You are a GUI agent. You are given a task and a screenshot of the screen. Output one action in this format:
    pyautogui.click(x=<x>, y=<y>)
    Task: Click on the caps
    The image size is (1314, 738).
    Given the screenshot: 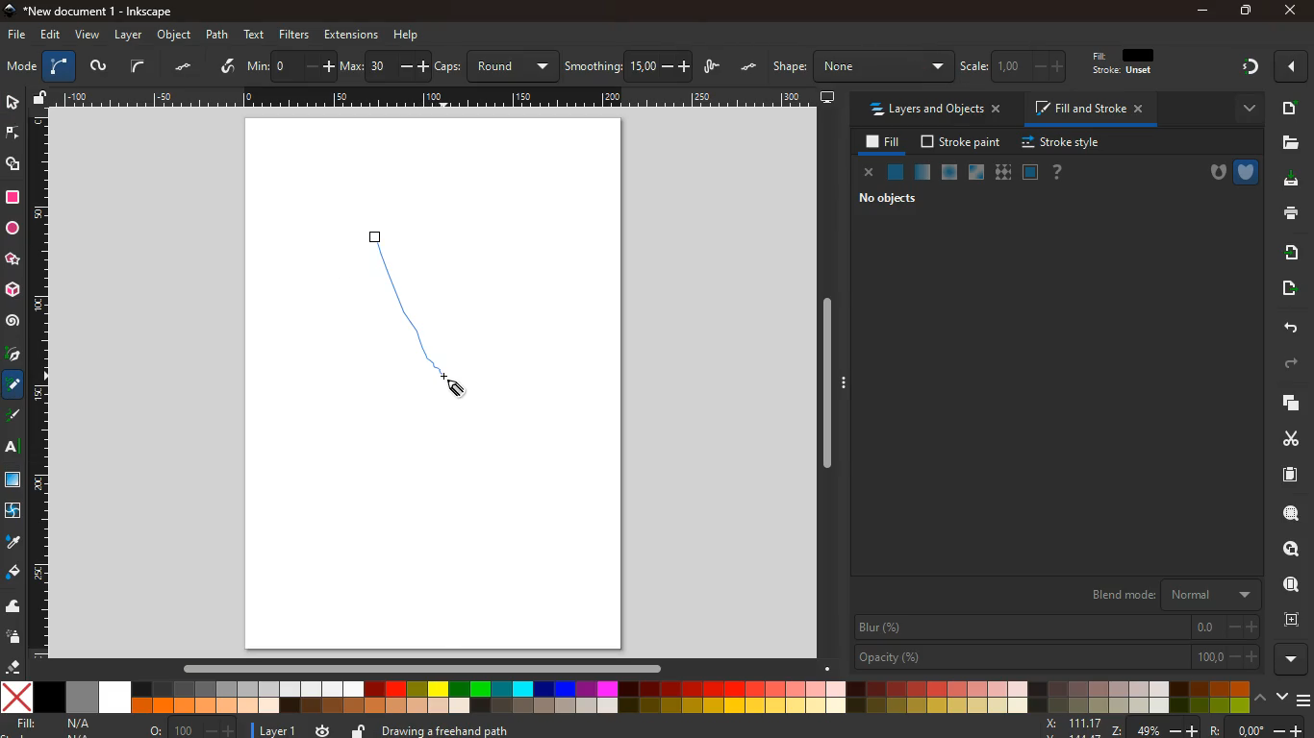 What is the action you would take?
    pyautogui.click(x=497, y=66)
    